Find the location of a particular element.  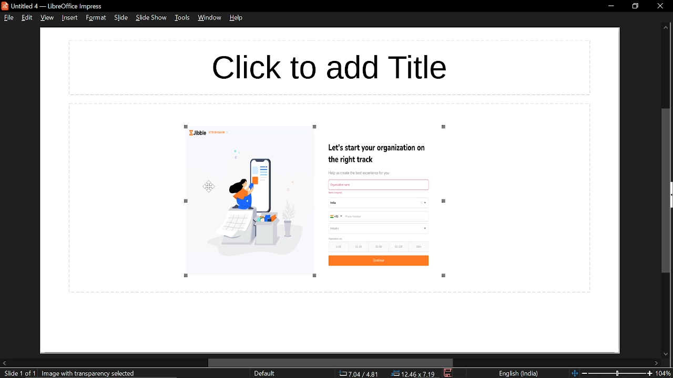

file is located at coordinates (8, 18).